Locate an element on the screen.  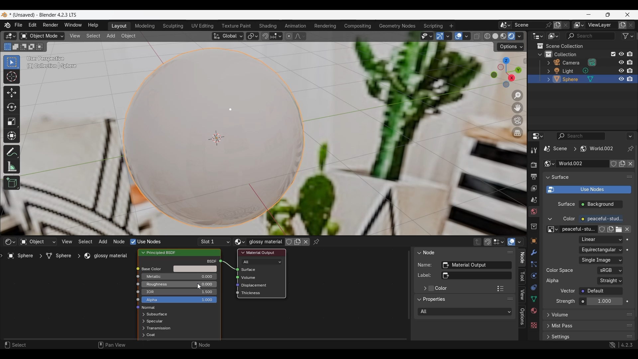
Toggle the camera view is located at coordinates (518, 121).